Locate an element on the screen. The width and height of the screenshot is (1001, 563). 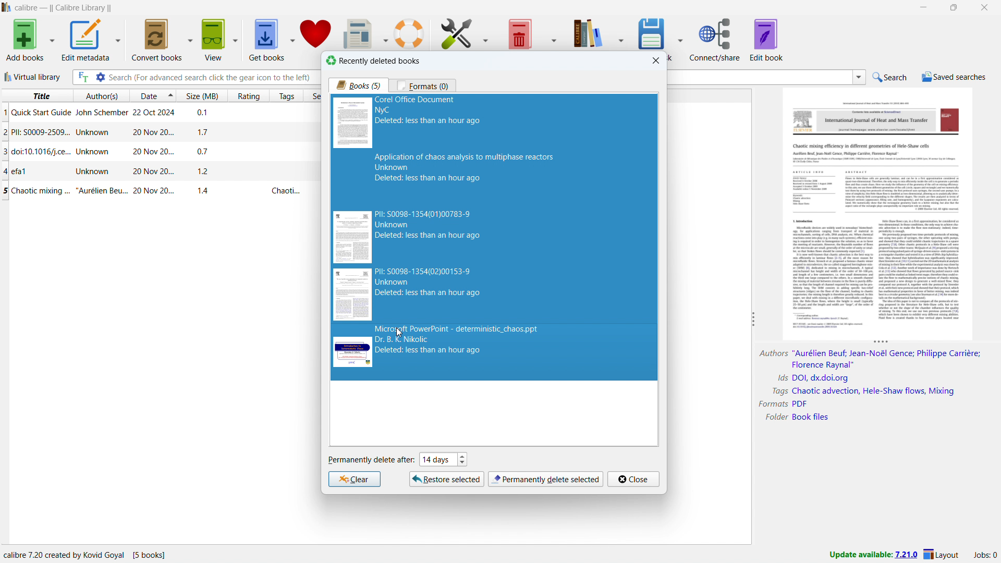
program information is located at coordinates (88, 554).